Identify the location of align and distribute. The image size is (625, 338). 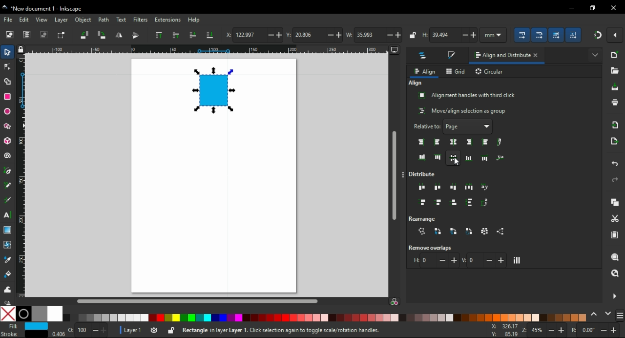
(500, 57).